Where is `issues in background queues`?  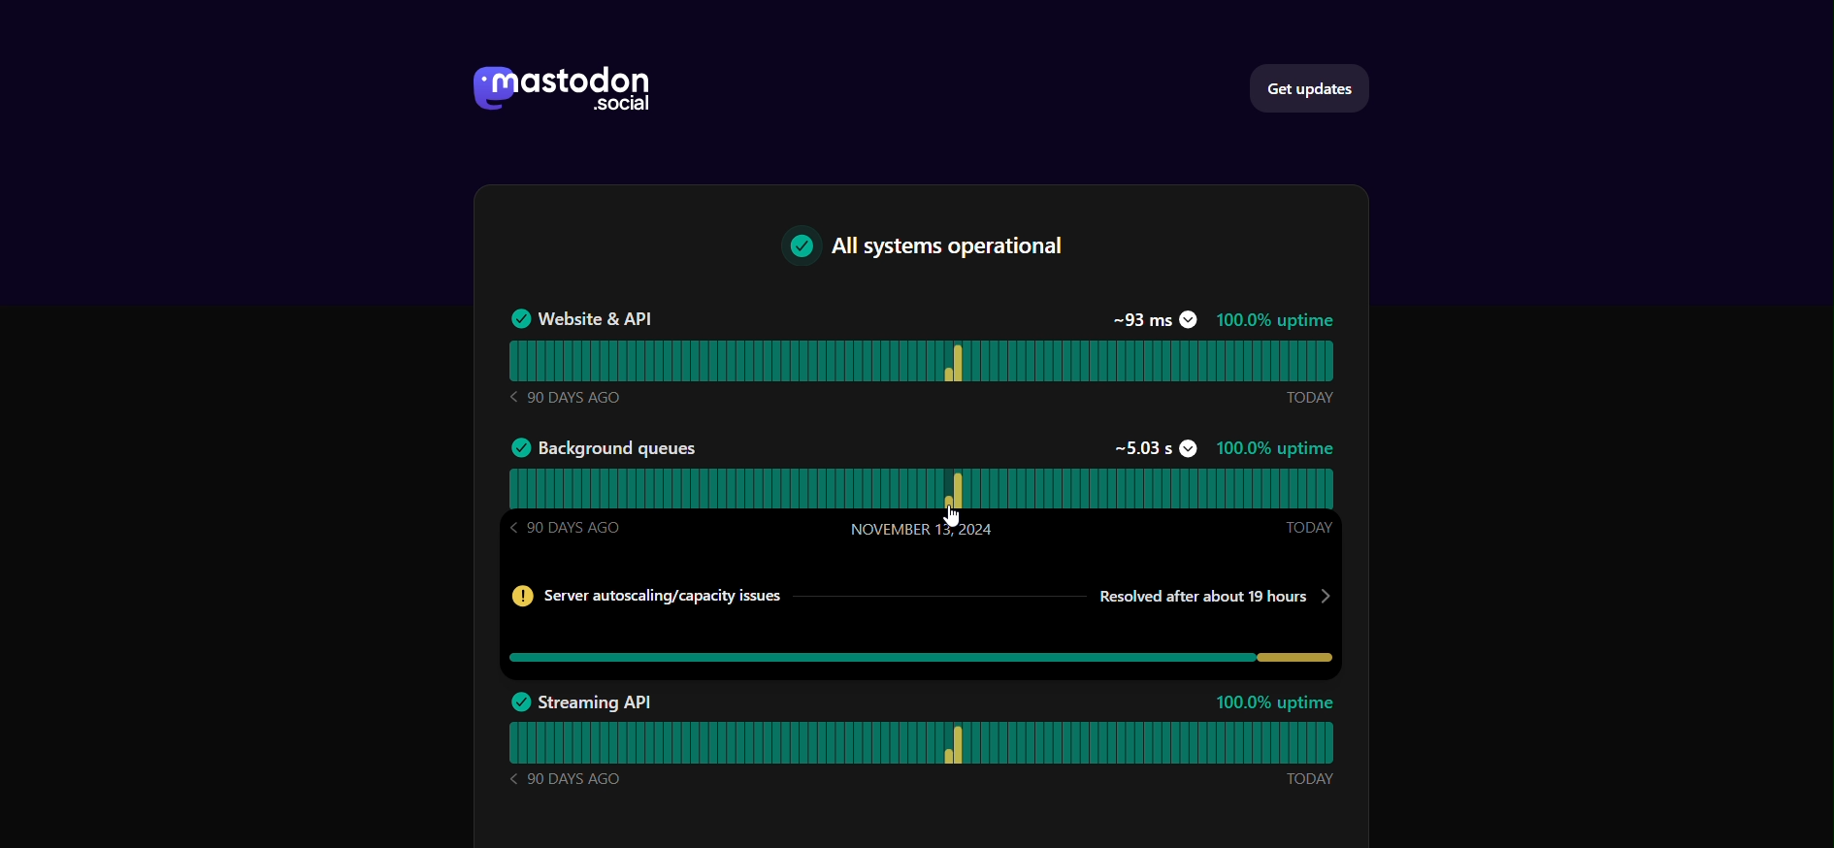 issues in background queues is located at coordinates (922, 655).